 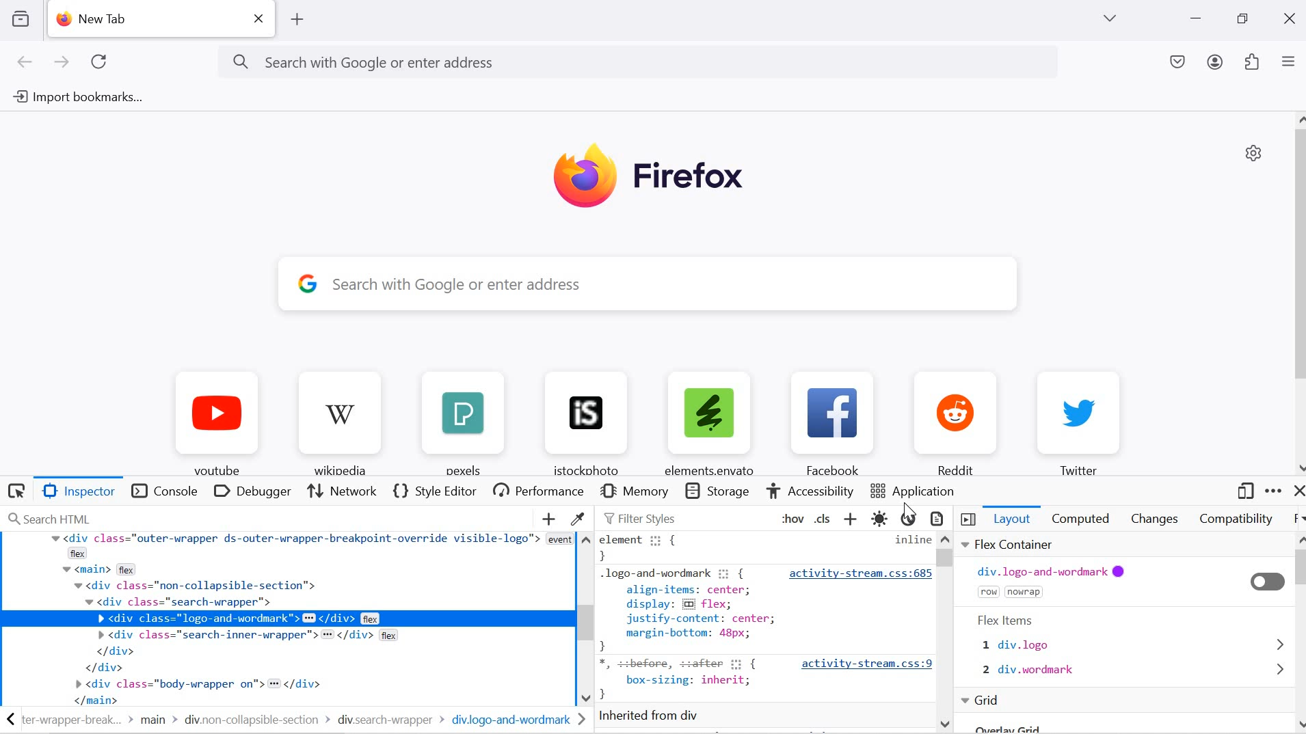 What do you see at coordinates (710, 422) in the screenshot?
I see `elements.envato` at bounding box center [710, 422].